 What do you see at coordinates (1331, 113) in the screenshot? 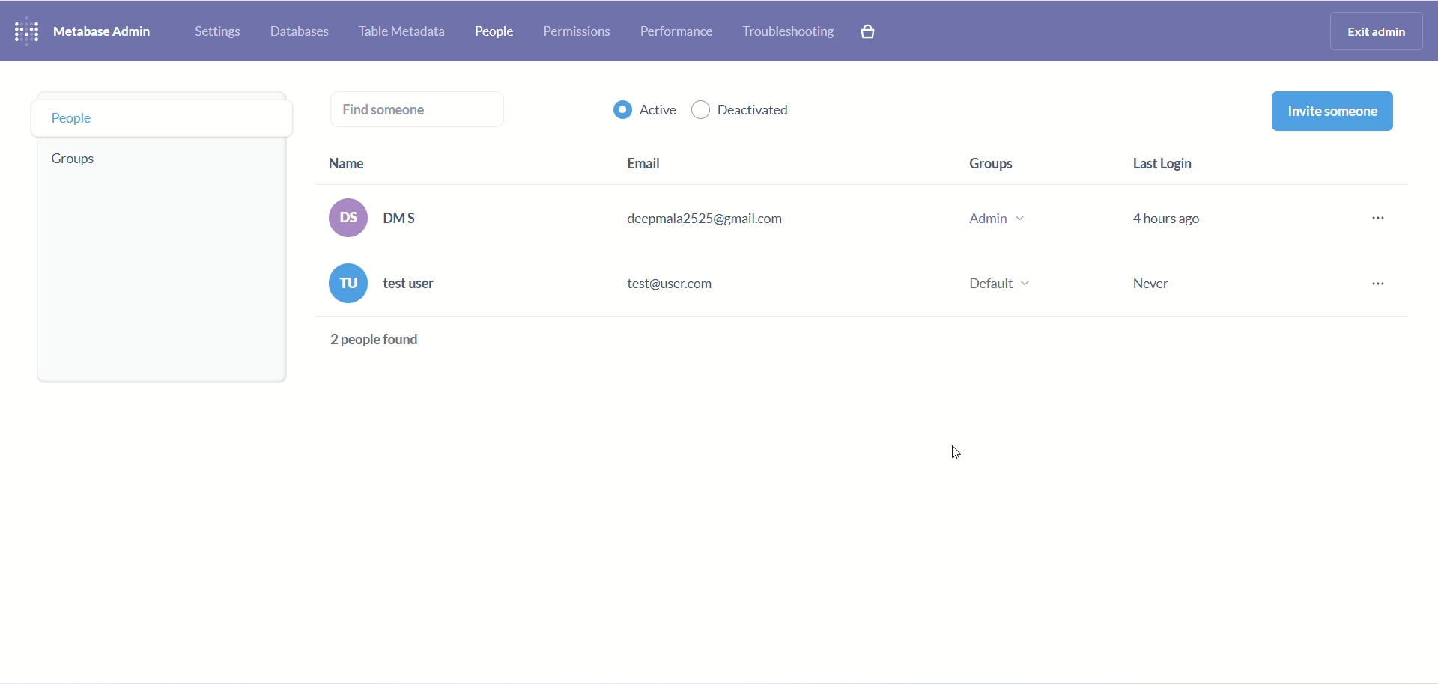
I see `invite someone` at bounding box center [1331, 113].